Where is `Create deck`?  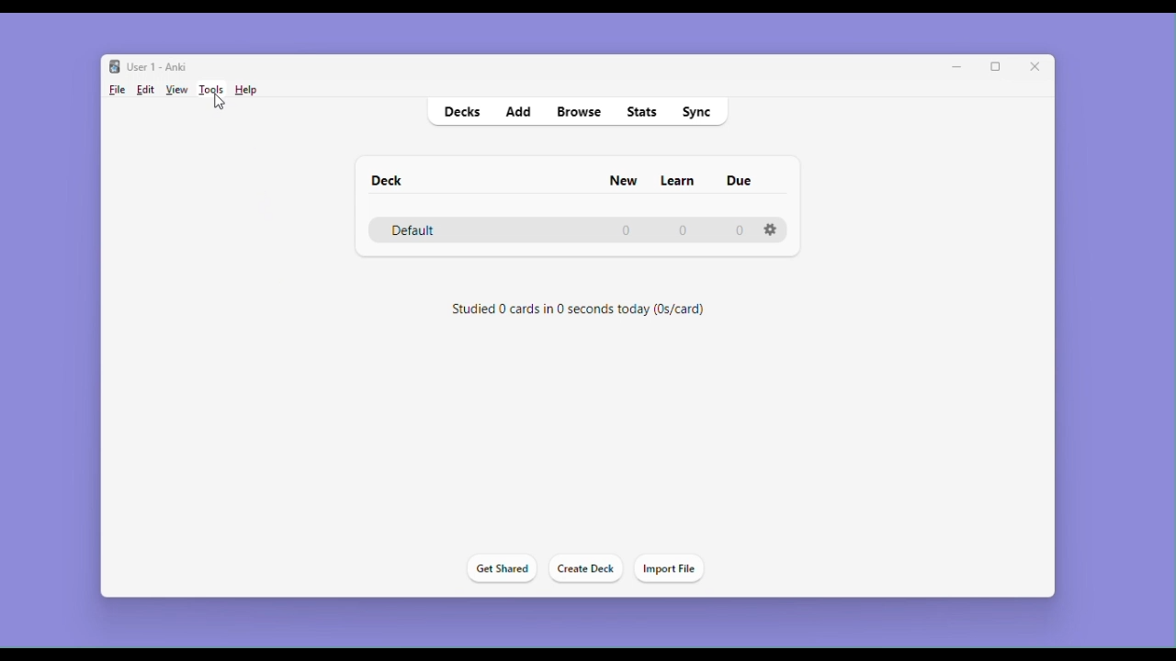
Create deck is located at coordinates (585, 570).